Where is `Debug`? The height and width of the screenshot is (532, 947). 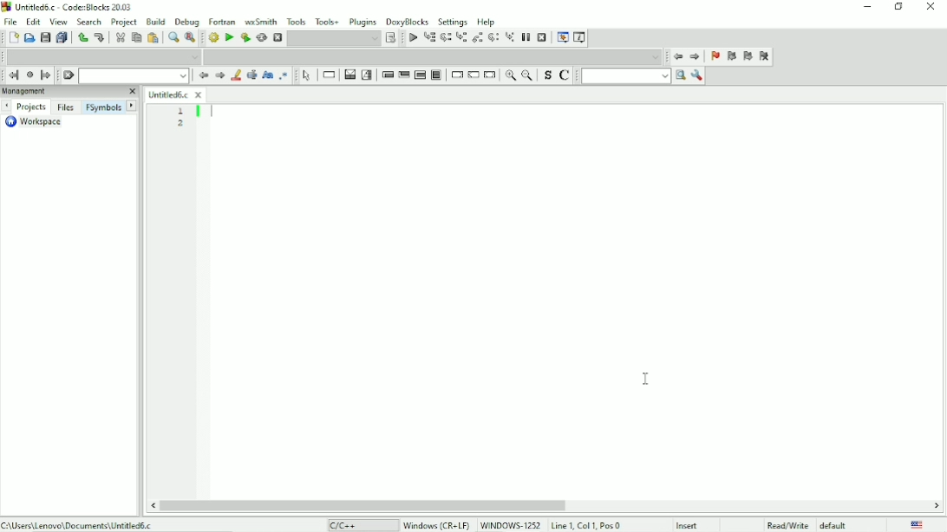
Debug is located at coordinates (187, 23).